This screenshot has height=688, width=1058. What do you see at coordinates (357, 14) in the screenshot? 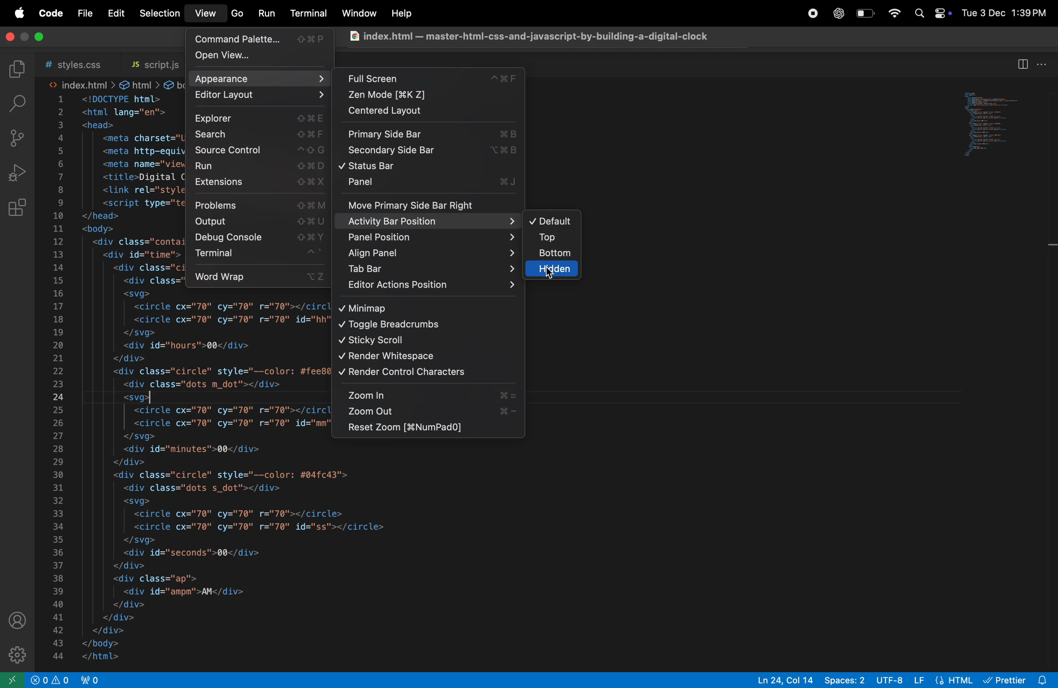
I see `window` at bounding box center [357, 14].